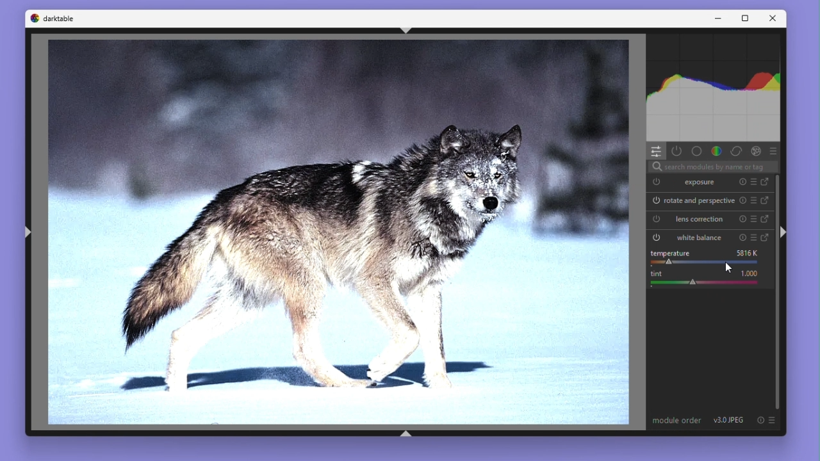  I want to click on White balance, so click(689, 236).